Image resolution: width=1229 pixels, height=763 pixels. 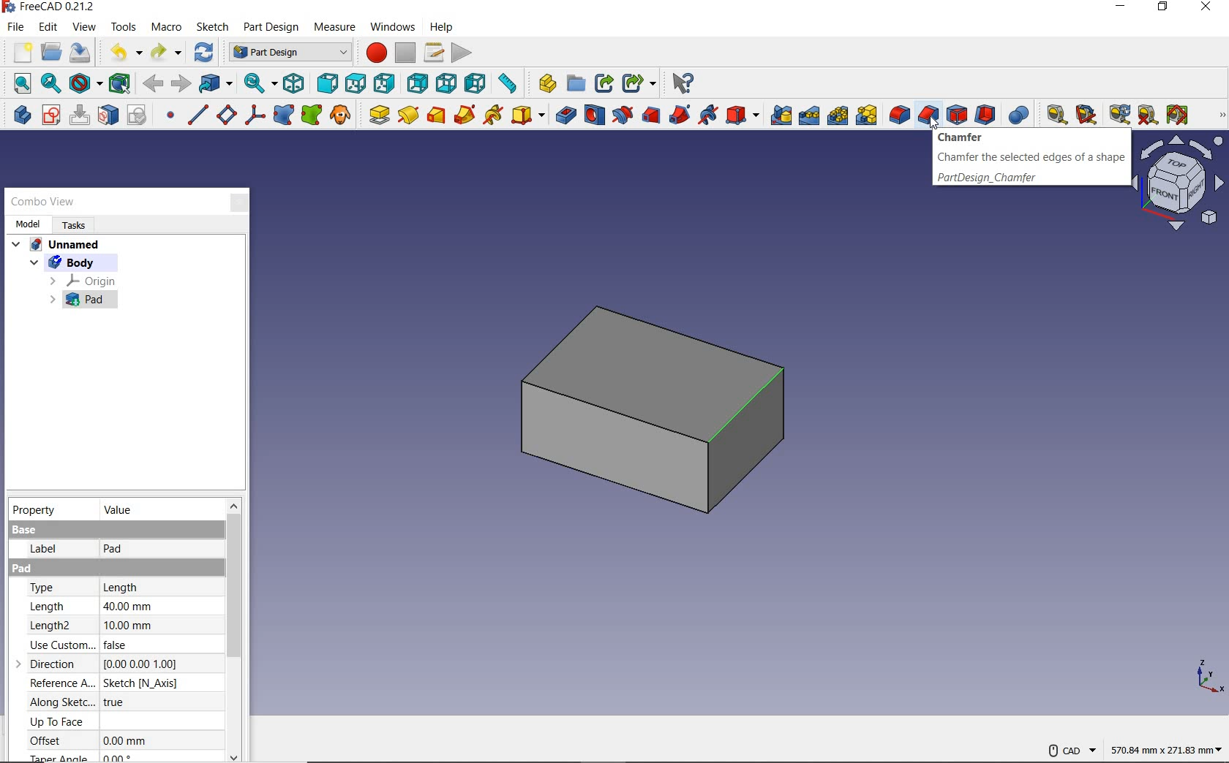 What do you see at coordinates (271, 28) in the screenshot?
I see `part design` at bounding box center [271, 28].